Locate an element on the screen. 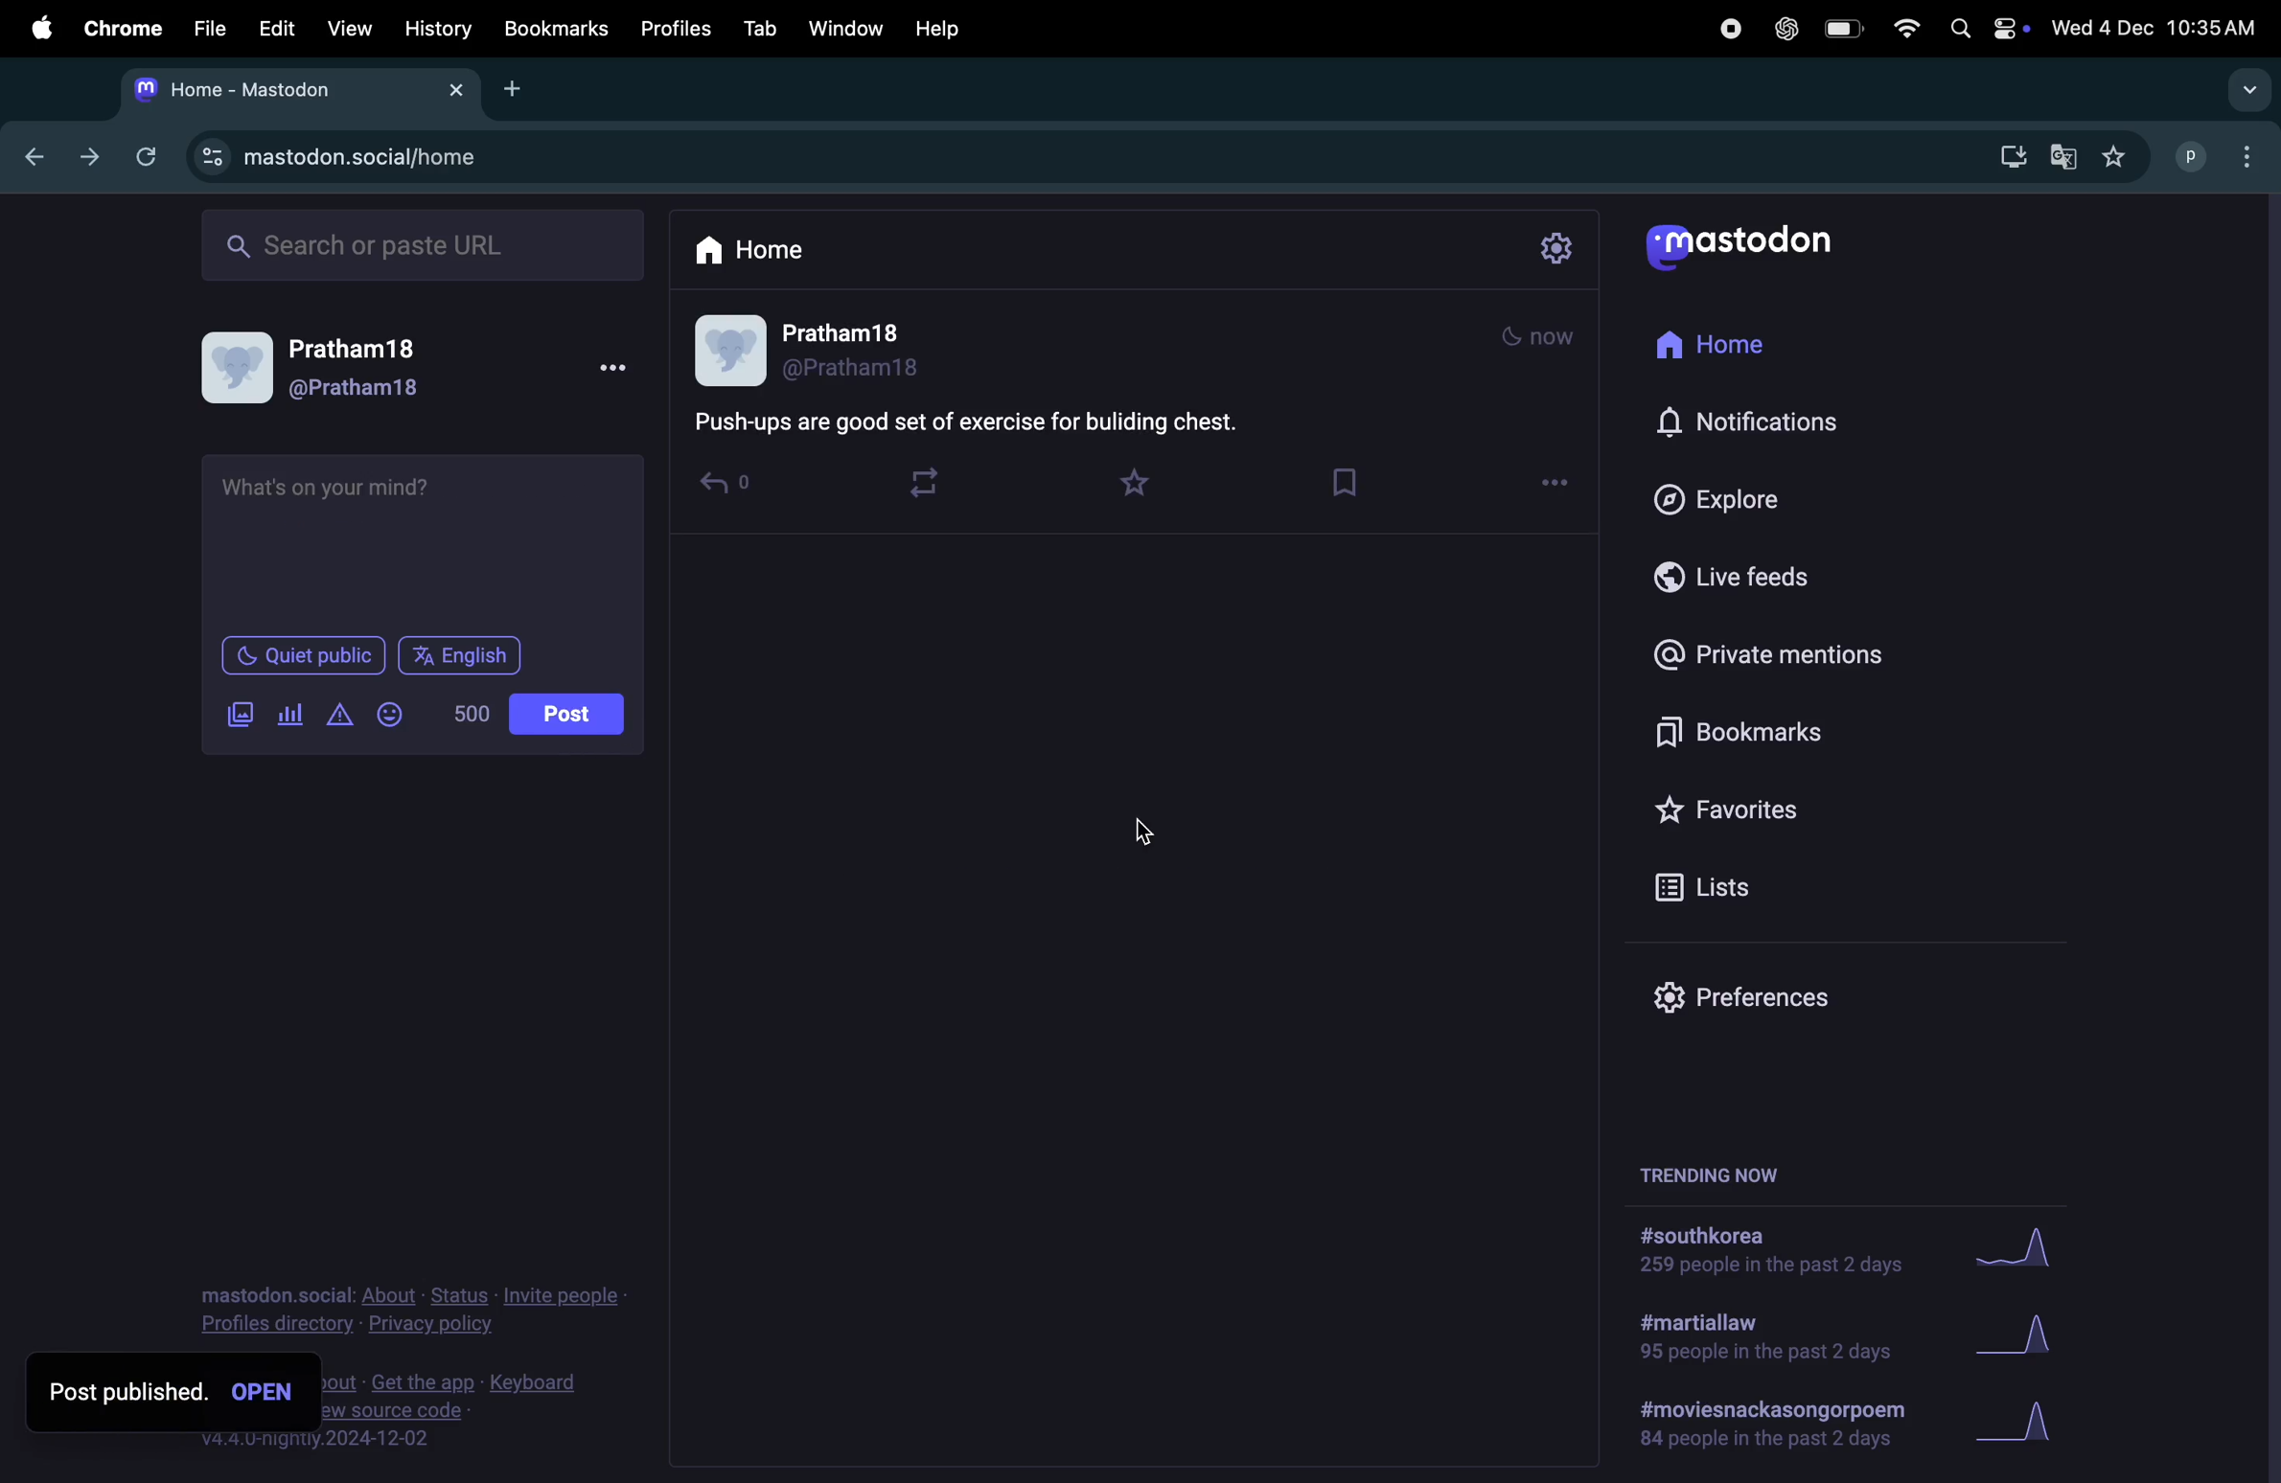 Image resolution: width=2281 pixels, height=1483 pixels. Quiet public is located at coordinates (306, 659).